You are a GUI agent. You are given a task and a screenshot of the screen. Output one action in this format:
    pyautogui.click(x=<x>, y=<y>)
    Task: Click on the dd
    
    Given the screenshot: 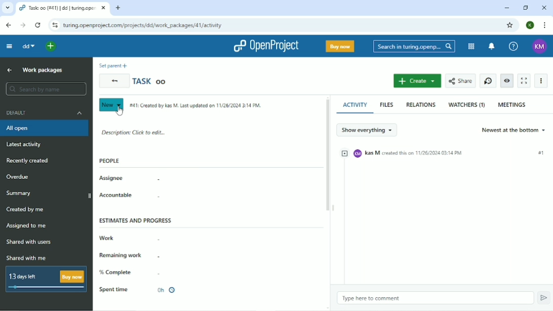 What is the action you would take?
    pyautogui.click(x=29, y=46)
    